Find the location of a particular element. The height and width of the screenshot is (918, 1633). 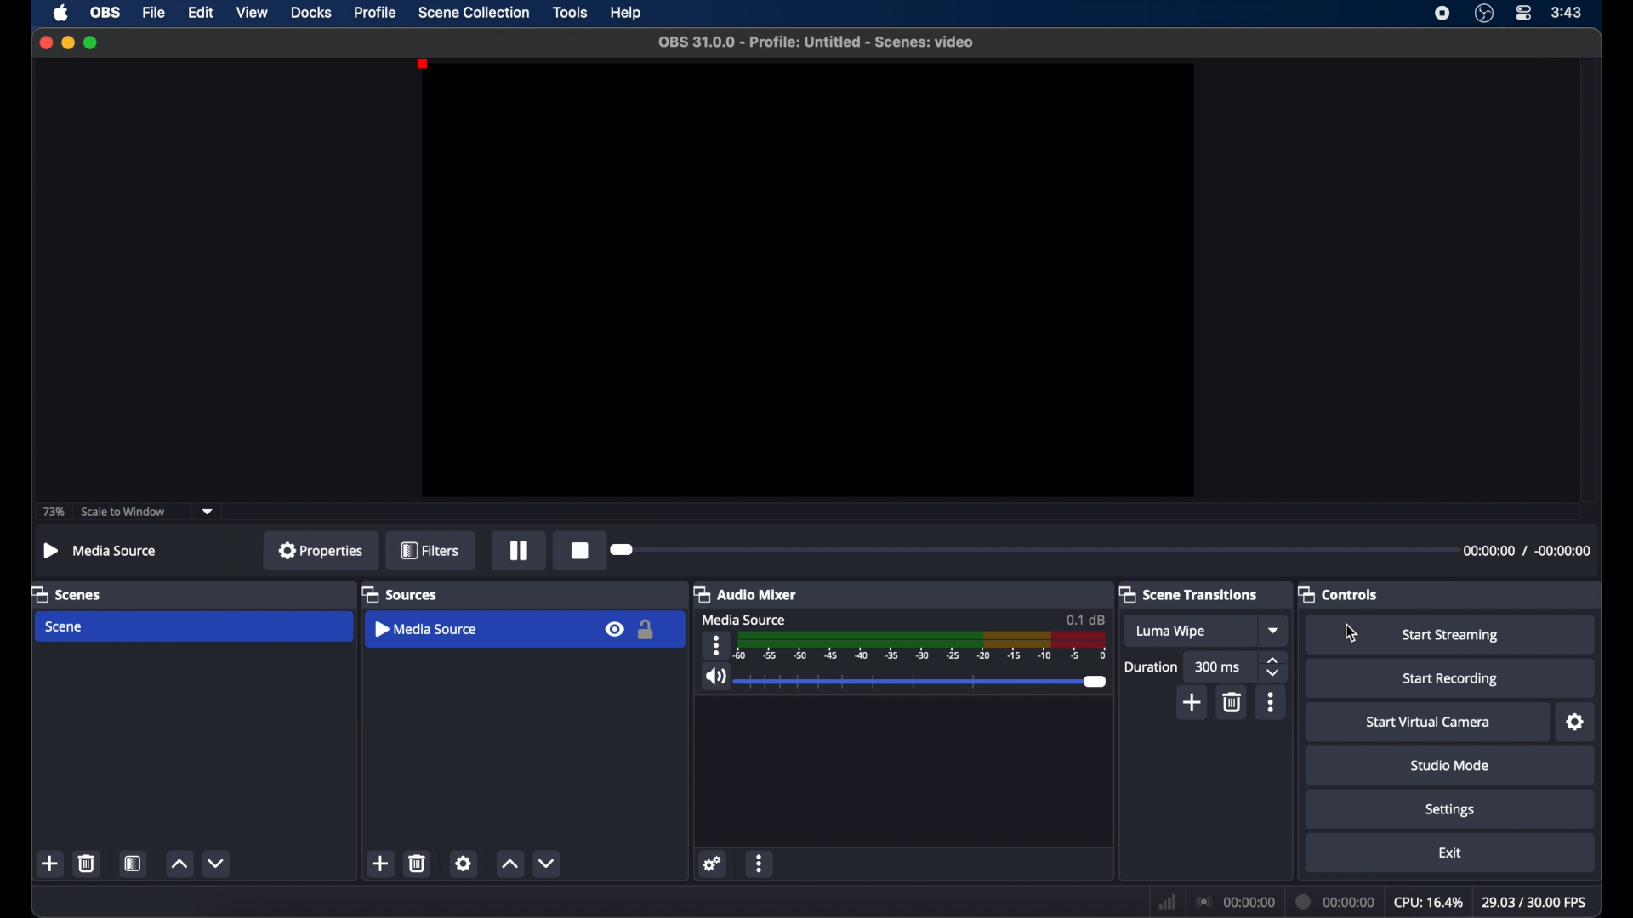

delete is located at coordinates (1233, 703).